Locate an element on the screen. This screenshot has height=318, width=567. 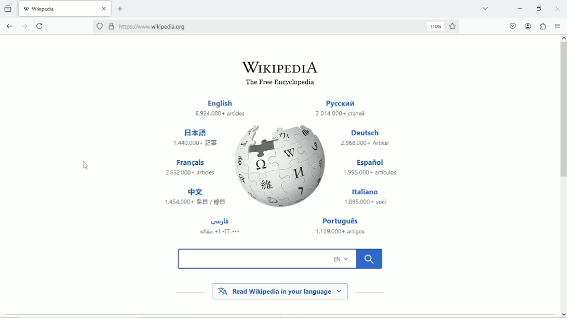
account is located at coordinates (529, 25).